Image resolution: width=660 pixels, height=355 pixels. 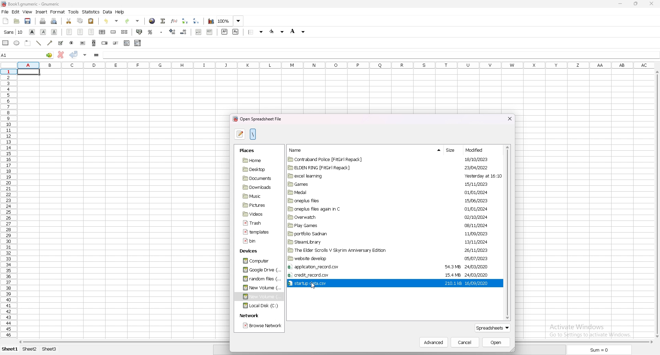 What do you see at coordinates (80, 21) in the screenshot?
I see `copy` at bounding box center [80, 21].